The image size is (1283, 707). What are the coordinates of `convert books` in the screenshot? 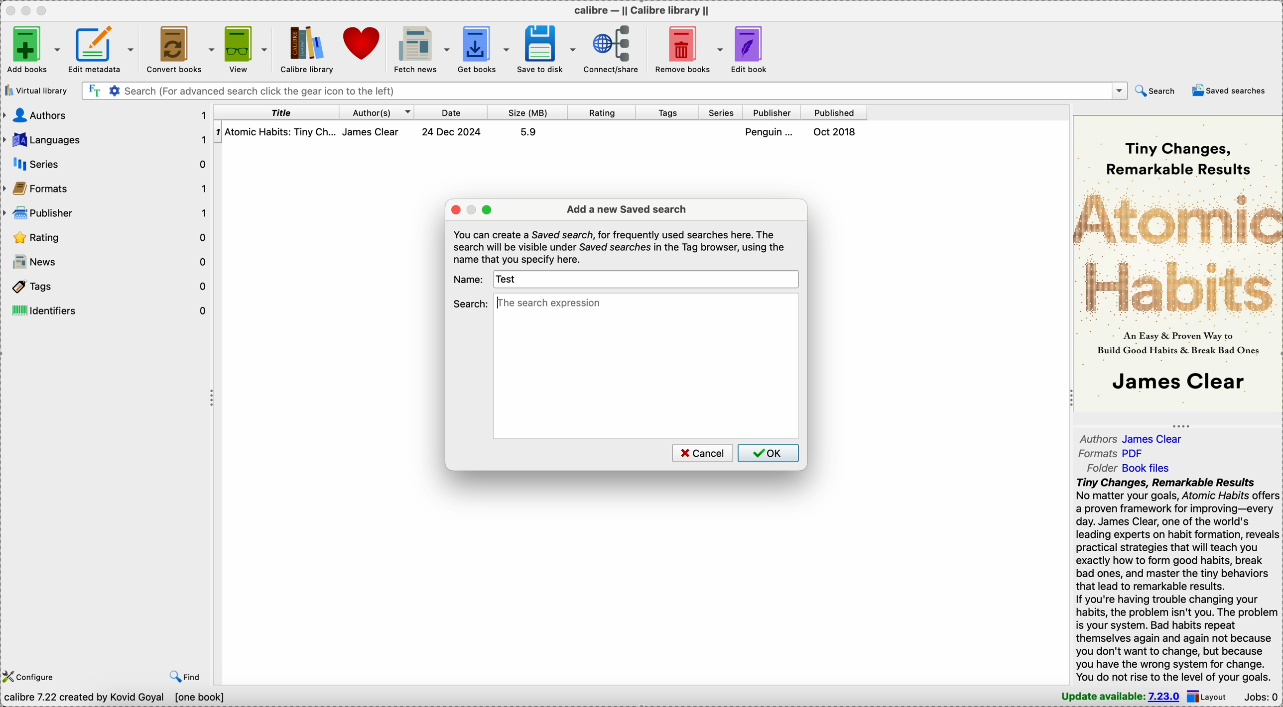 It's located at (179, 48).